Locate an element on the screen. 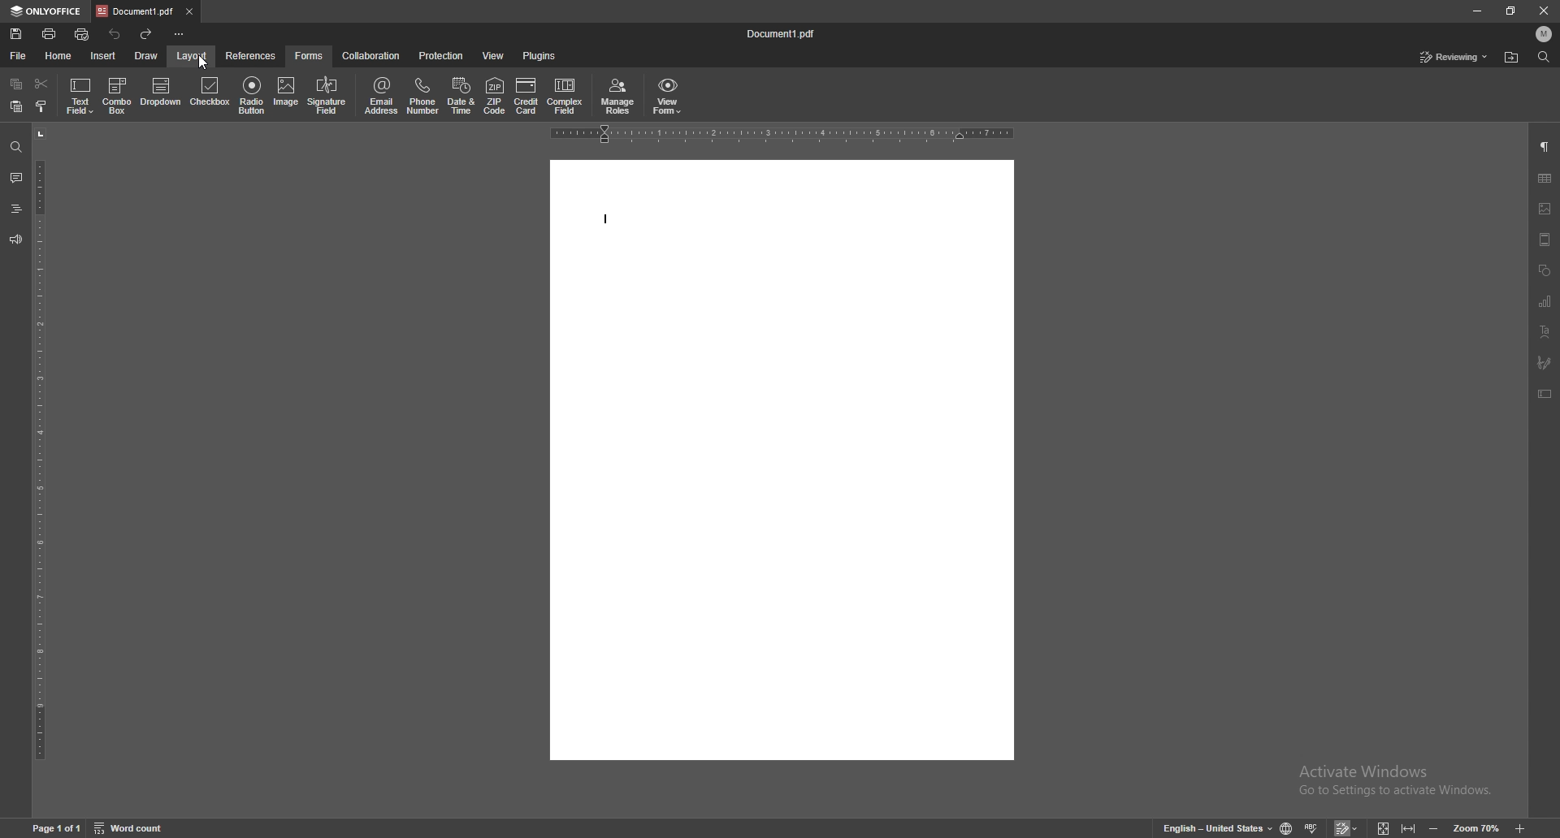 This screenshot has height=838, width=1560. zip code is located at coordinates (496, 94).